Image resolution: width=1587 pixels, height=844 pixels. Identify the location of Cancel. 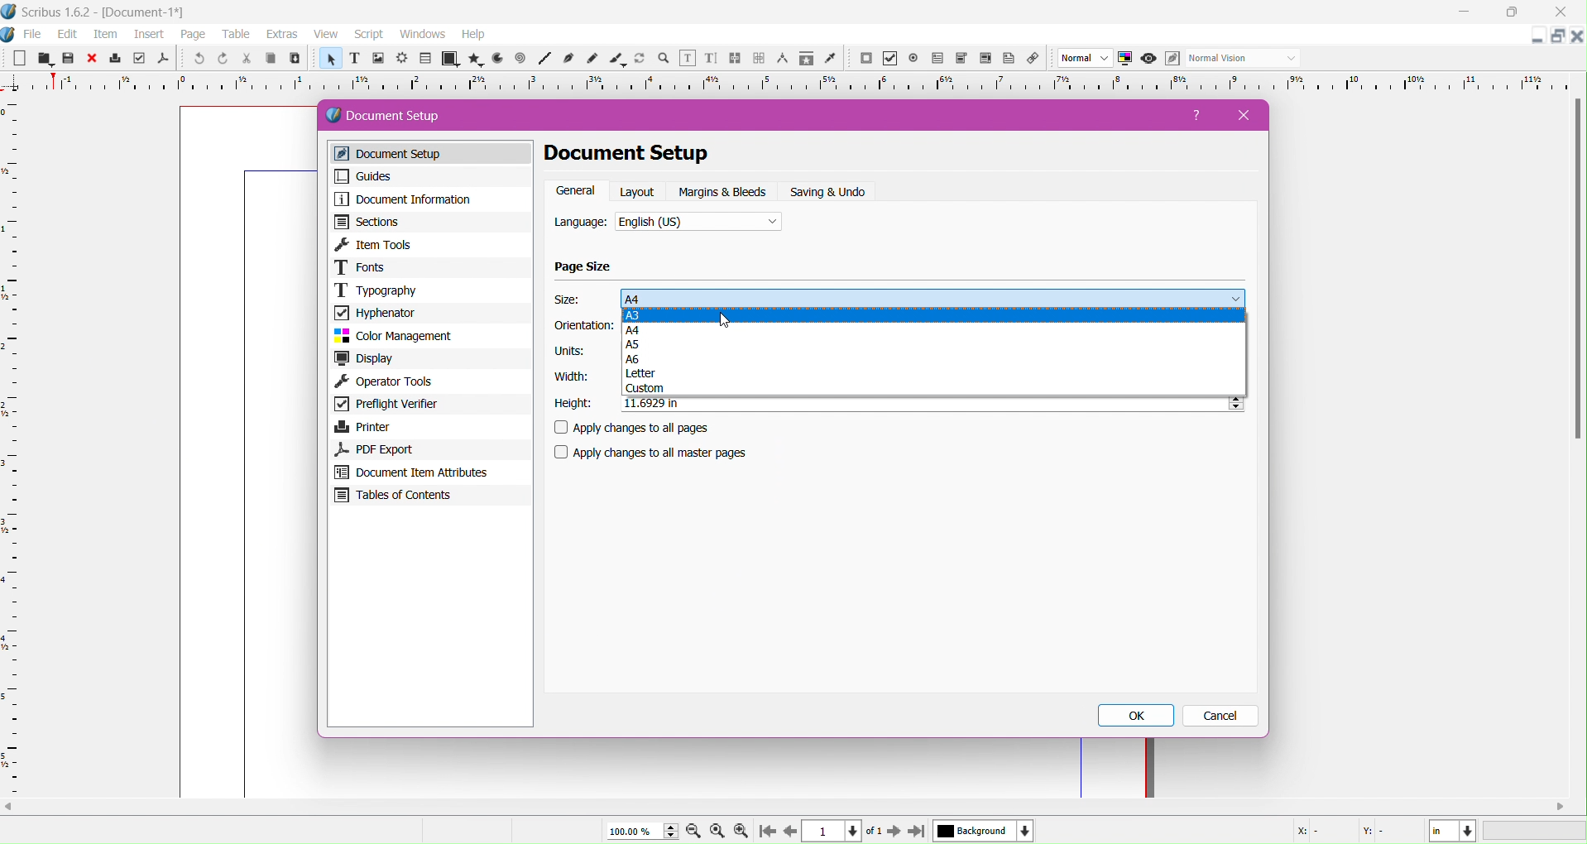
(1222, 717).